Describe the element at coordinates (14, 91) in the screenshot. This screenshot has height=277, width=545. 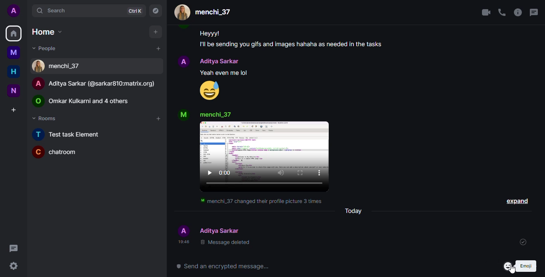
I see `new` at that location.